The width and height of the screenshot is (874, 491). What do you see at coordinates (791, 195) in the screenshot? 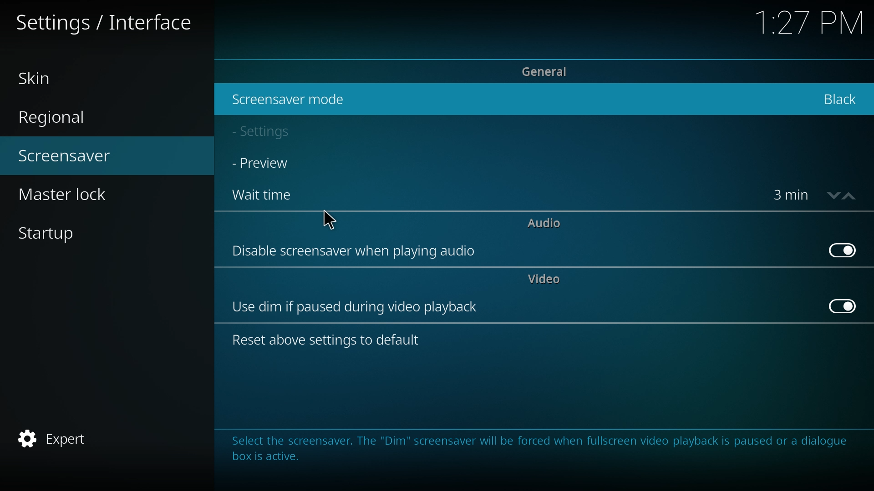
I see `time` at bounding box center [791, 195].